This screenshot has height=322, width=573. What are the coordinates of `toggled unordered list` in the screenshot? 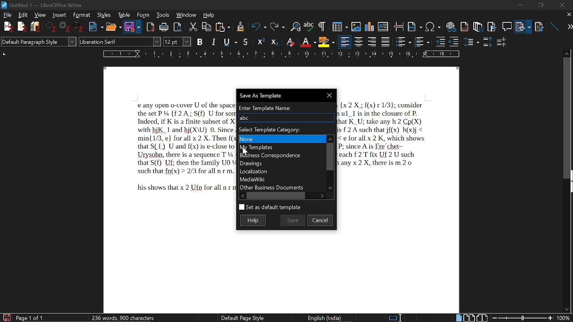 It's located at (403, 42).